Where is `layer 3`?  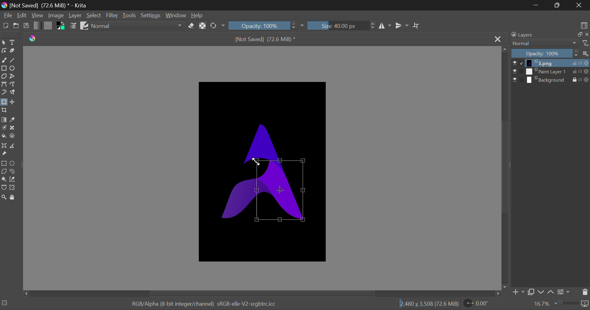 layer 3 is located at coordinates (547, 79).